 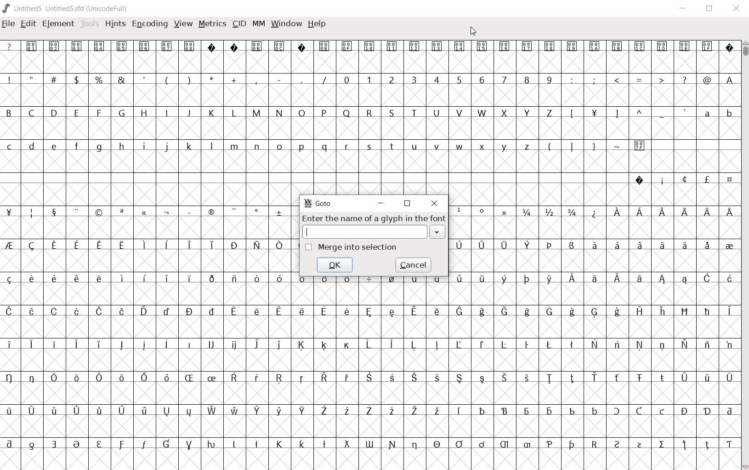 I want to click on , so click(x=98, y=278).